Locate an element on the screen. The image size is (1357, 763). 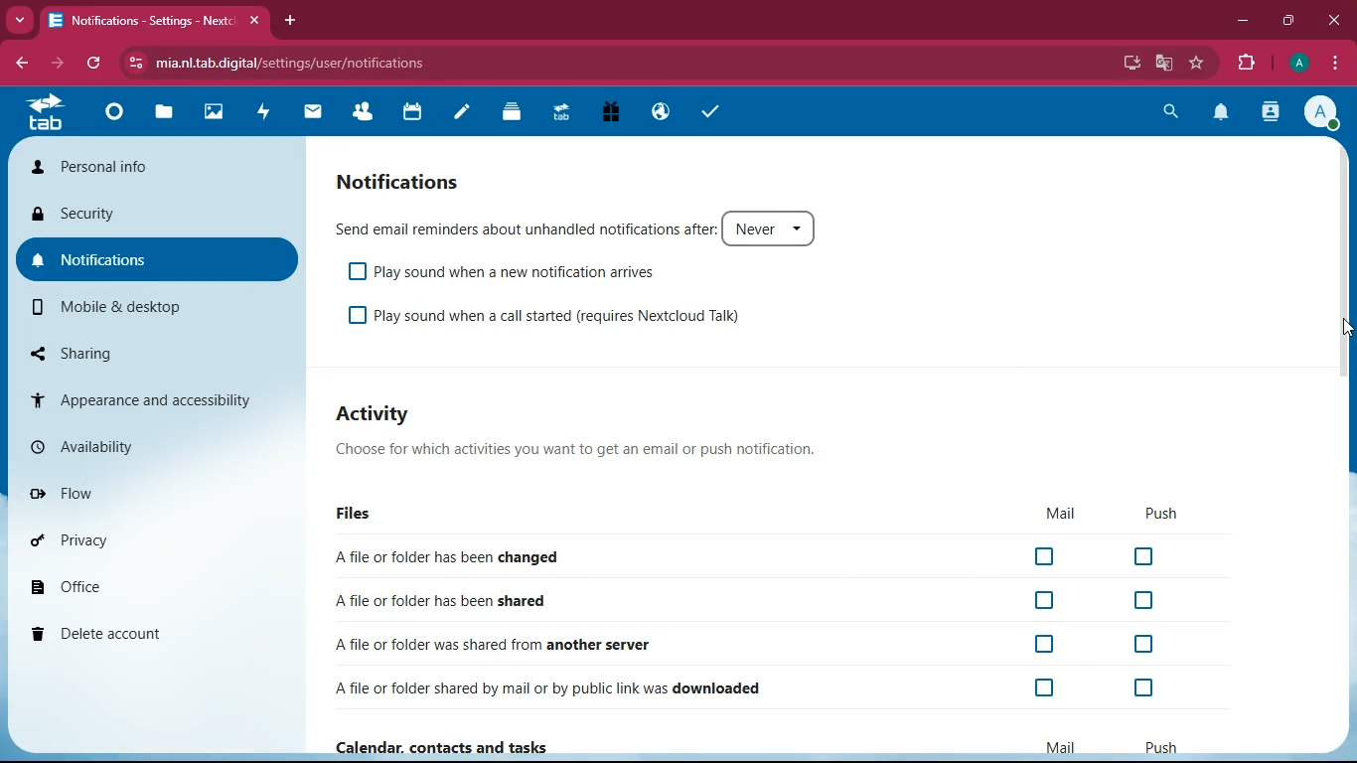
refresh is located at coordinates (94, 65).